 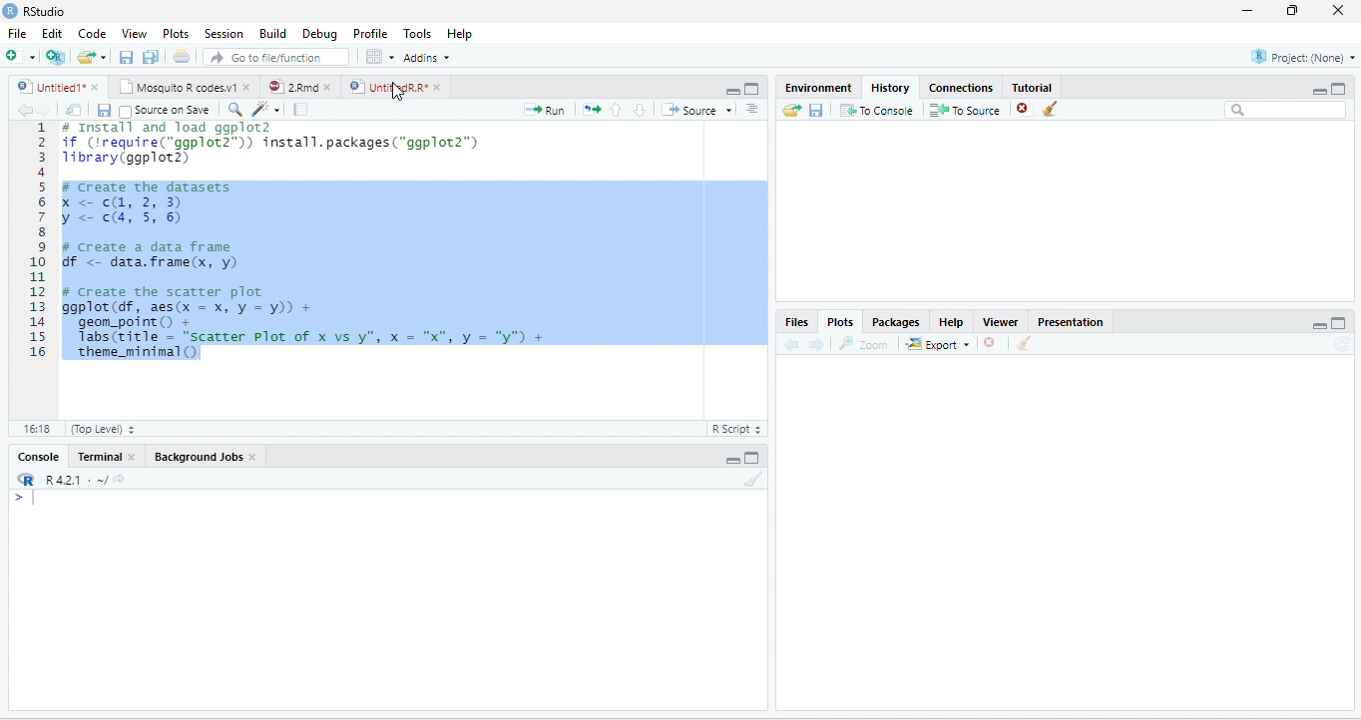 What do you see at coordinates (176, 87) in the screenshot?
I see `Mosquito R codes.v1` at bounding box center [176, 87].